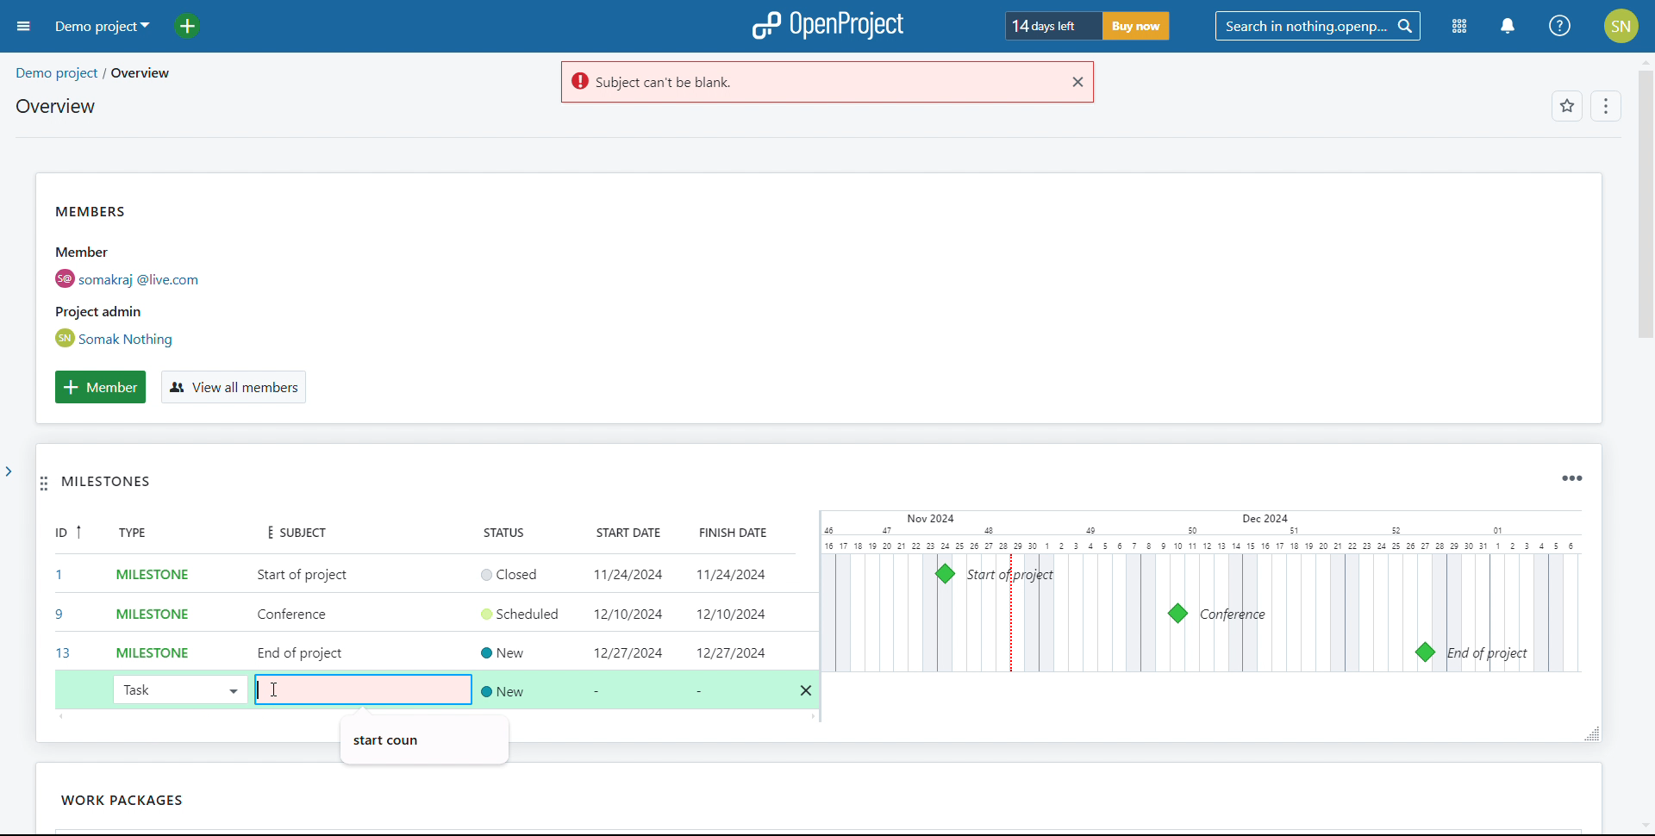  Describe the element at coordinates (1587, 733) in the screenshot. I see `resize widget` at that location.